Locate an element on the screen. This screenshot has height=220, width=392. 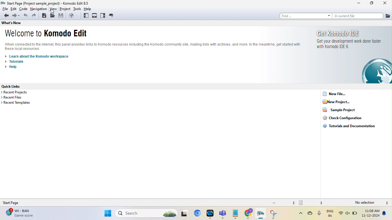
syntax checking is located at coordinates (387, 203).